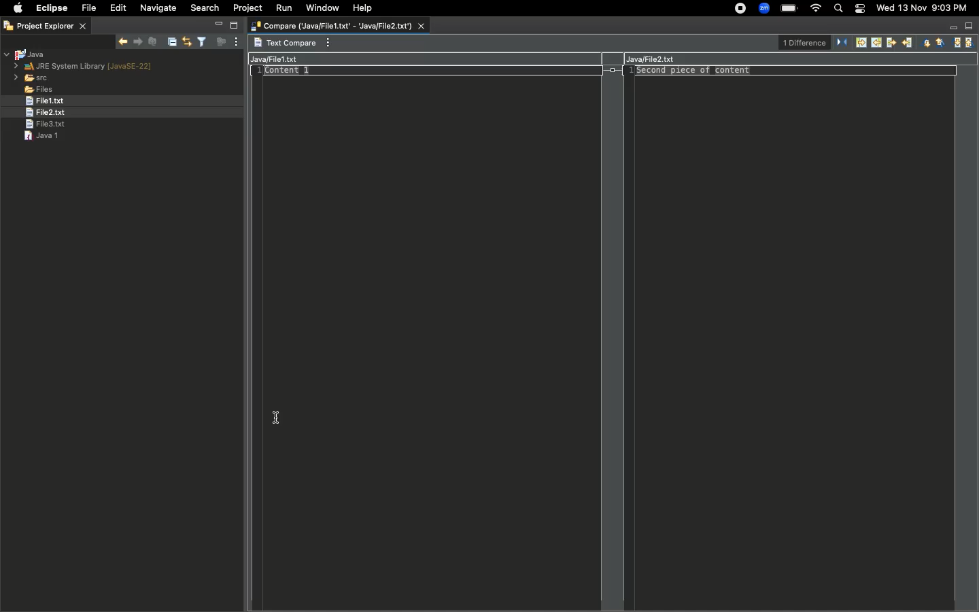  Describe the element at coordinates (43, 112) in the screenshot. I see `File 2.txt` at that location.